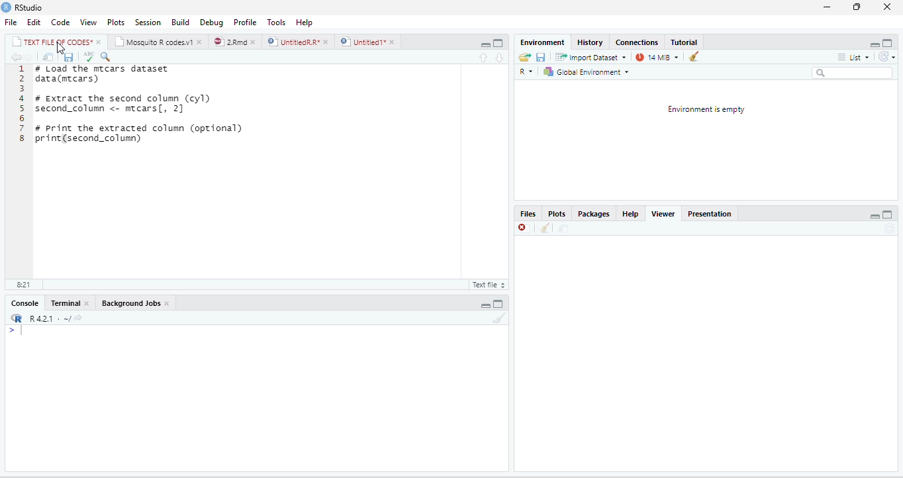  Describe the element at coordinates (500, 58) in the screenshot. I see `downward` at that location.